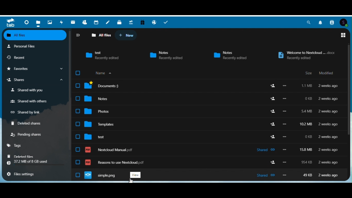  I want to click on options, so click(285, 149).